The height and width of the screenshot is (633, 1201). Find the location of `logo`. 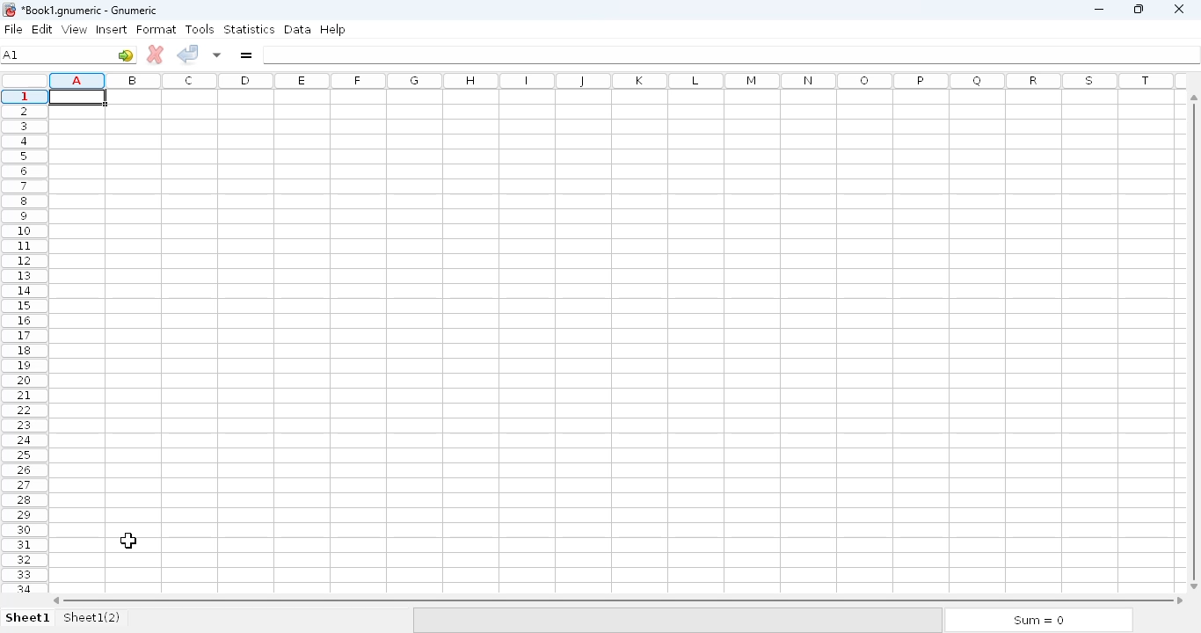

logo is located at coordinates (8, 11).